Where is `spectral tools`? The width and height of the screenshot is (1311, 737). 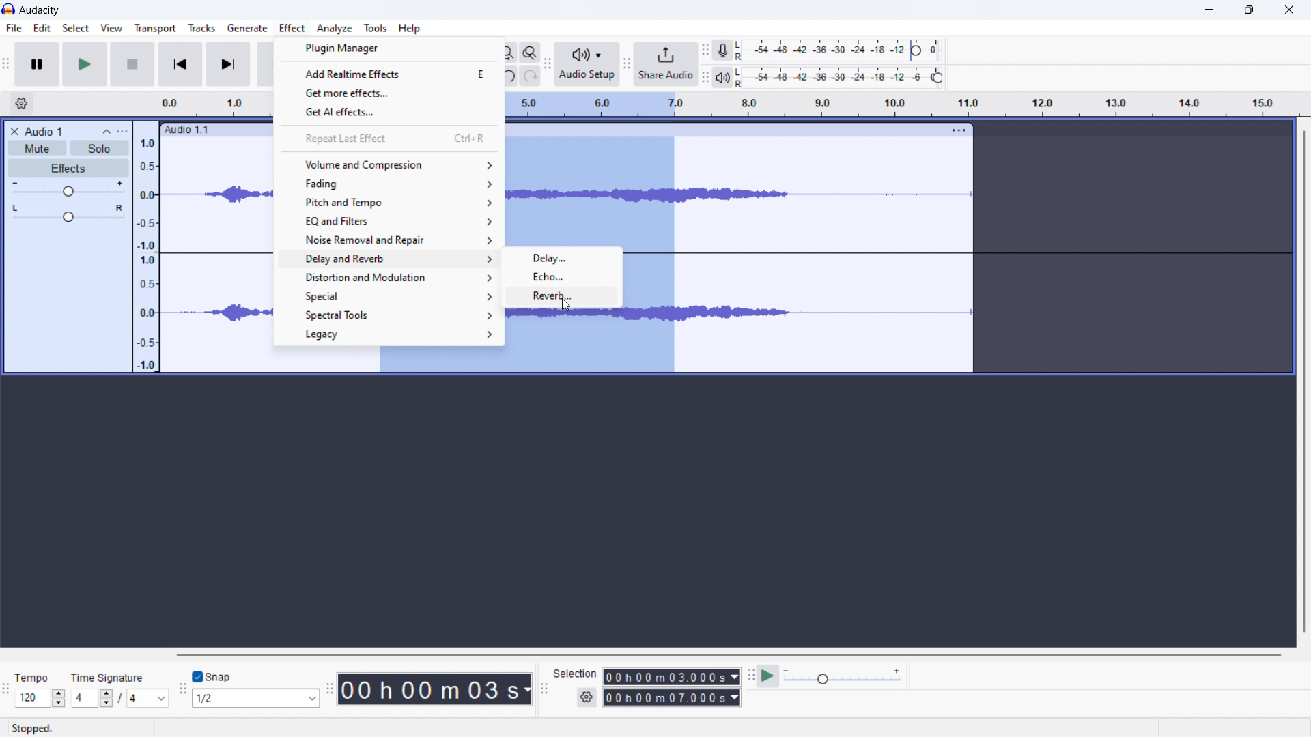
spectral tools is located at coordinates (389, 314).